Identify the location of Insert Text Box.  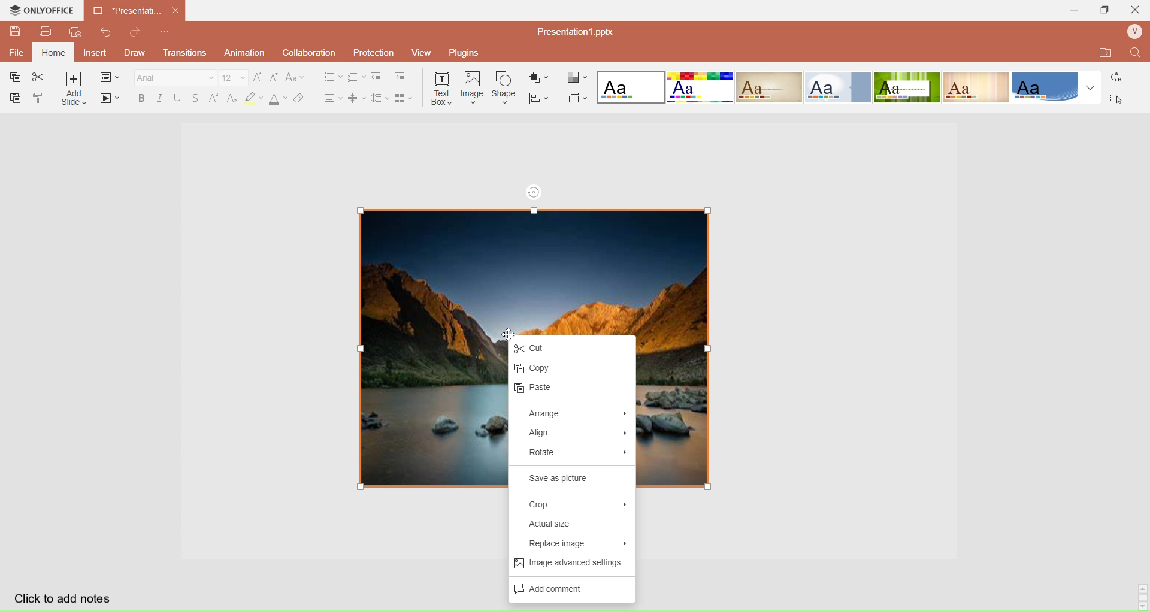
(439, 88).